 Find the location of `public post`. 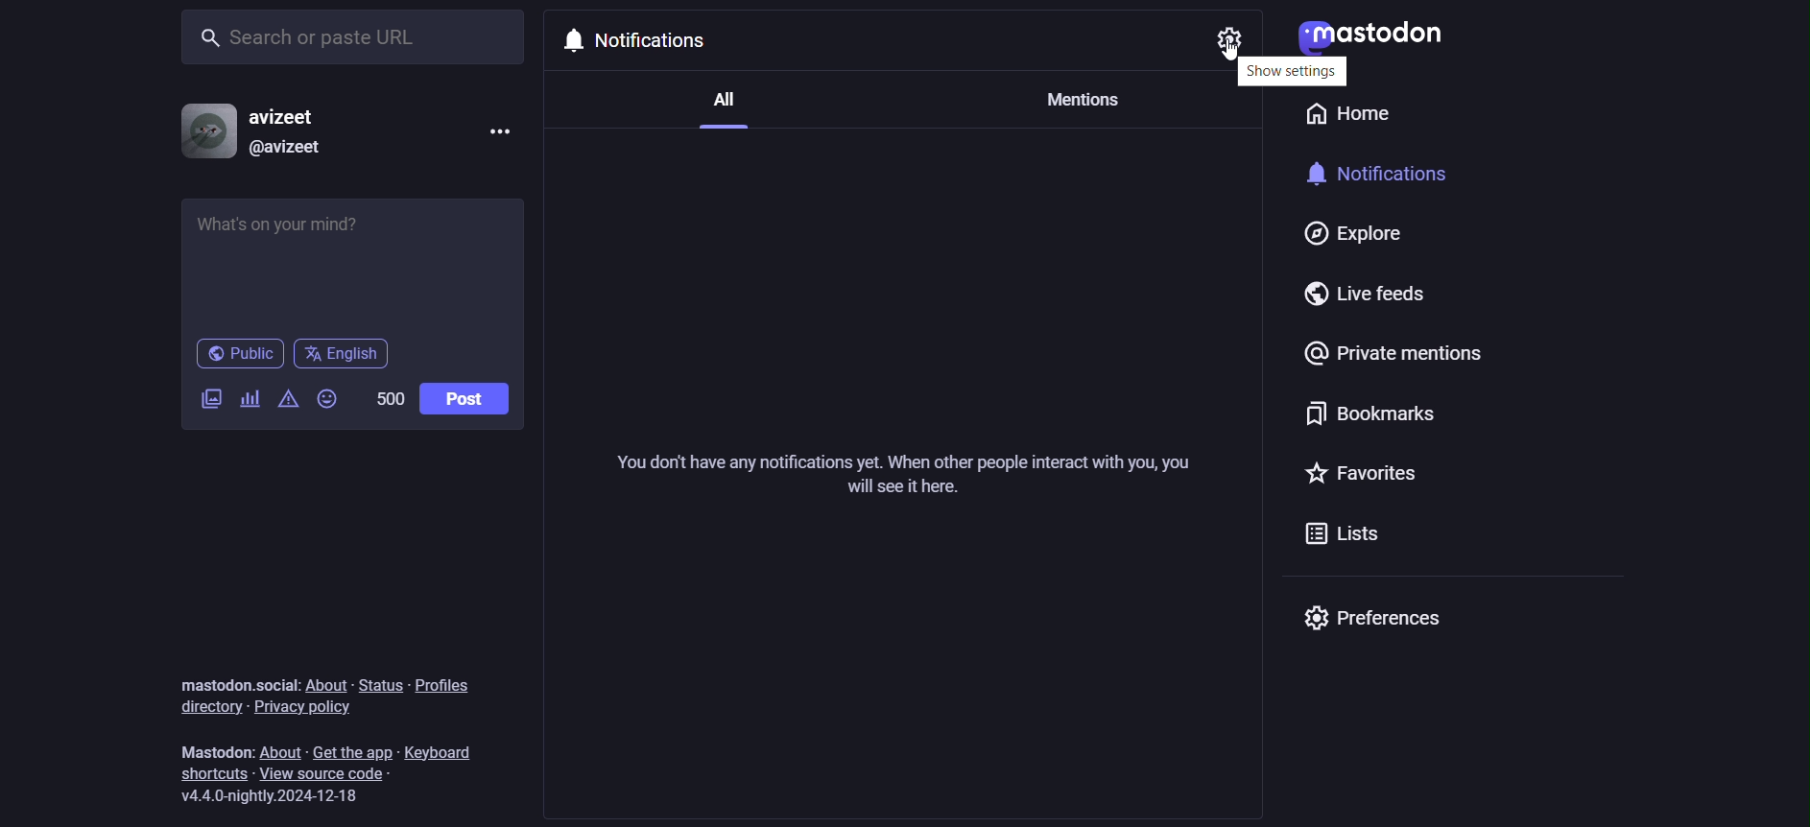

public post is located at coordinates (239, 355).